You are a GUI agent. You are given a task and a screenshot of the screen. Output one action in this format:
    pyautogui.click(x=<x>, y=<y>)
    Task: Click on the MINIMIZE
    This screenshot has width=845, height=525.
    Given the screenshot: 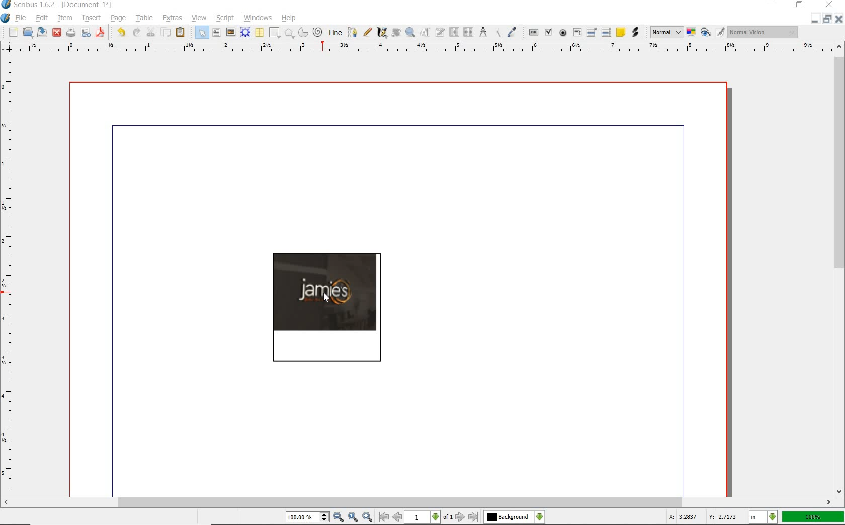 What is the action you would take?
    pyautogui.click(x=770, y=5)
    